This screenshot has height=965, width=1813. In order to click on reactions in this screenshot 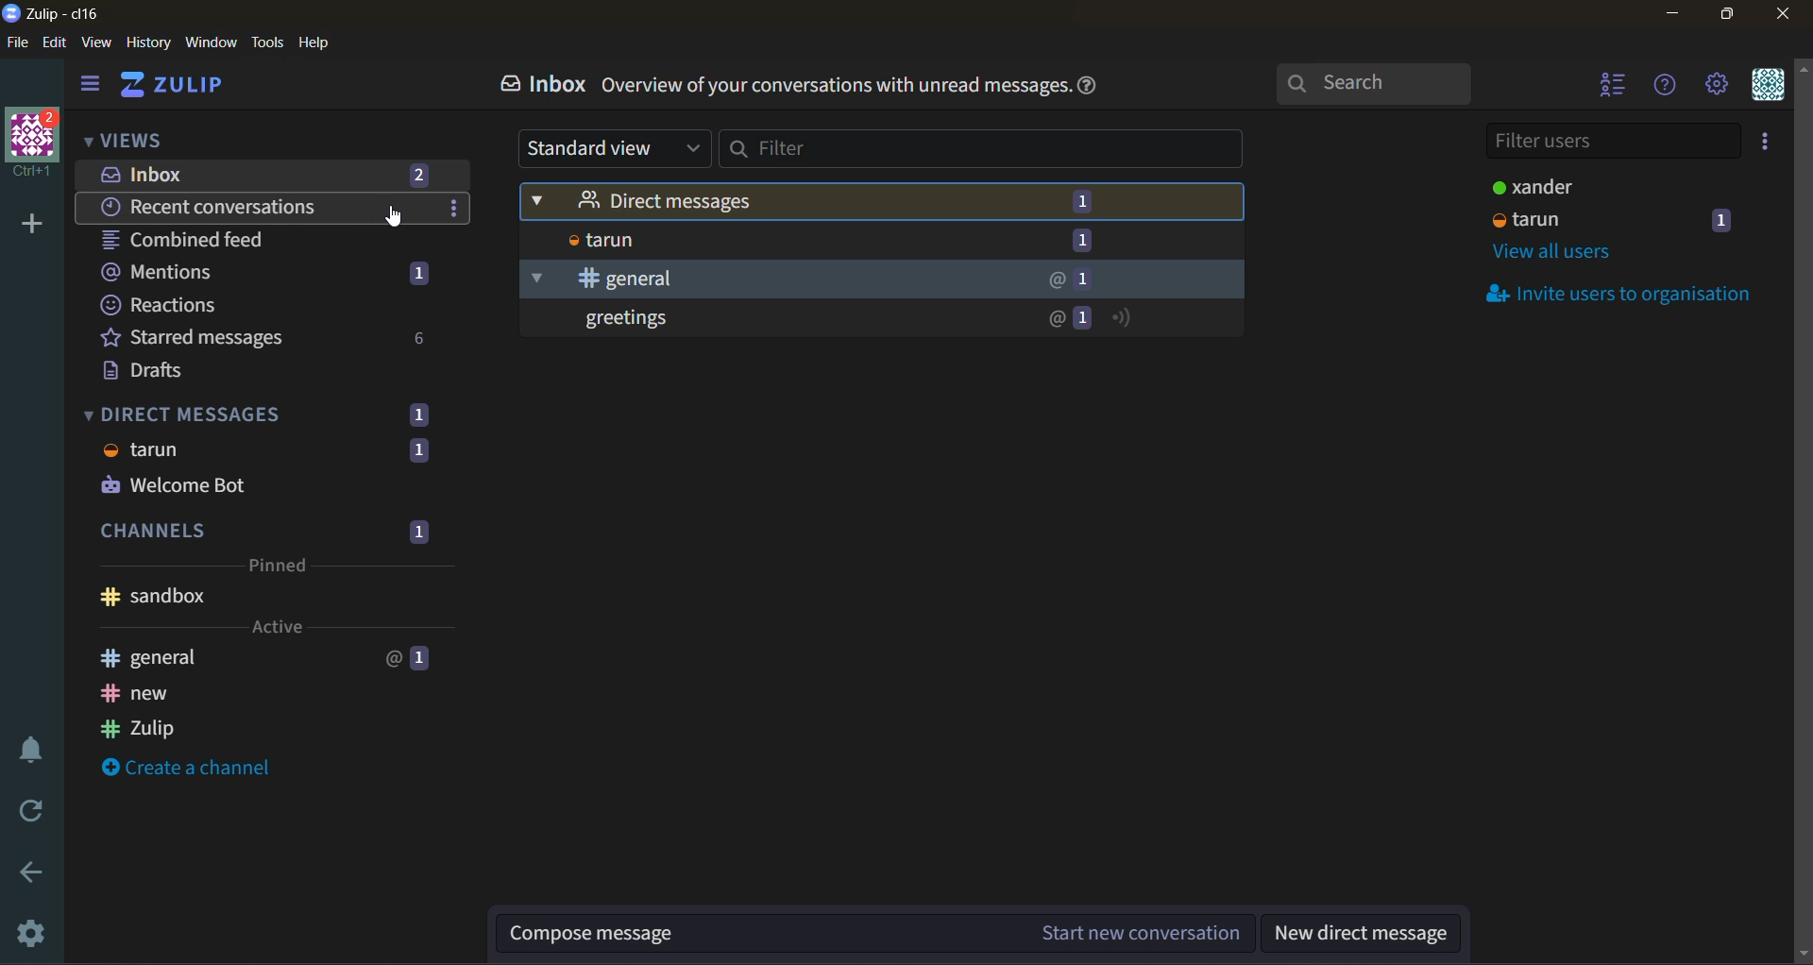, I will do `click(264, 302)`.